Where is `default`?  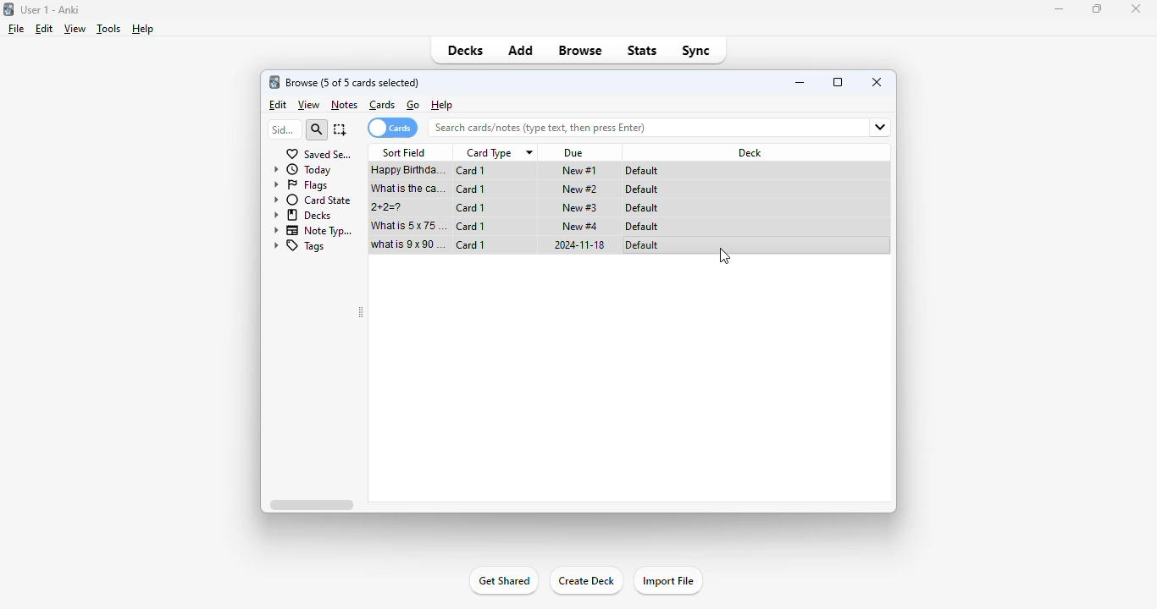
default is located at coordinates (642, 227).